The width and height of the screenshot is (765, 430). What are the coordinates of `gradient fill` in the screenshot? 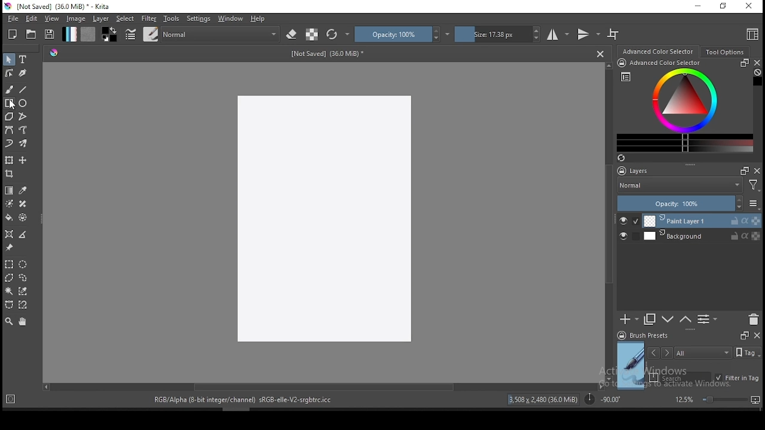 It's located at (69, 34).